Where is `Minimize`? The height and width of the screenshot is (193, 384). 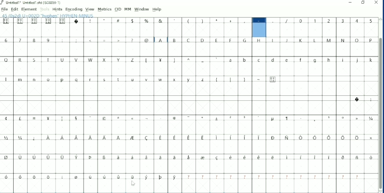
Minimize is located at coordinates (351, 3).